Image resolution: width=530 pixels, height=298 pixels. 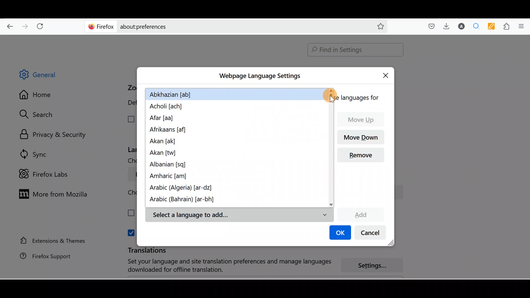 What do you see at coordinates (356, 50) in the screenshot?
I see `Find in Settings` at bounding box center [356, 50].